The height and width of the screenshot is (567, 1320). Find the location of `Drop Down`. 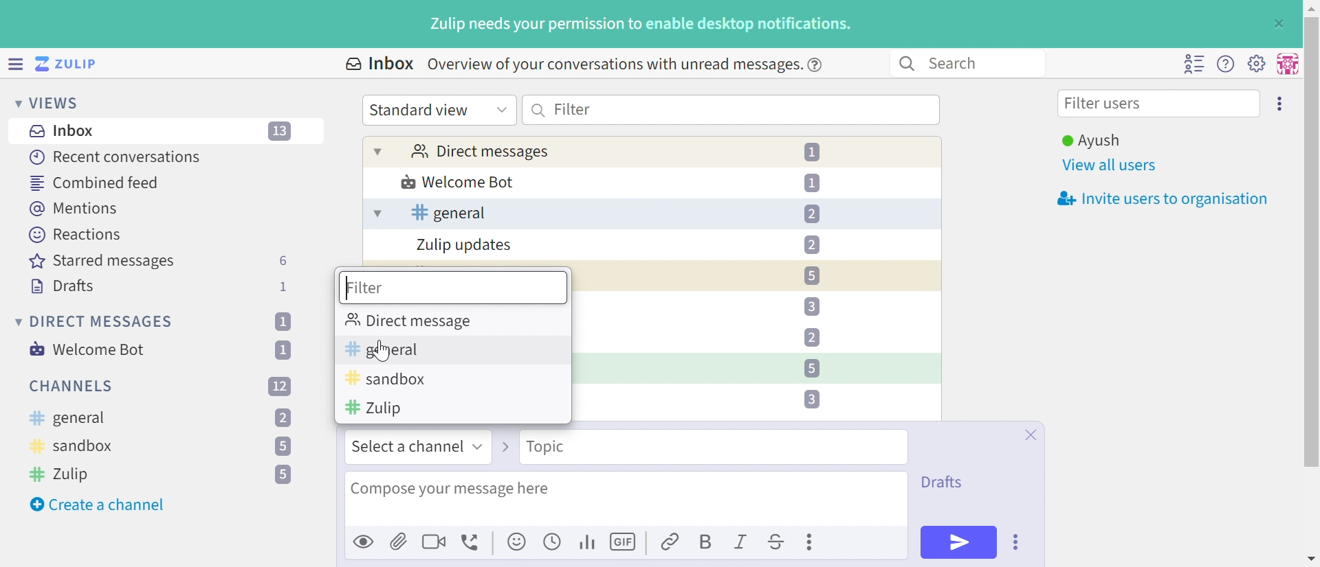

Drop Down is located at coordinates (502, 108).